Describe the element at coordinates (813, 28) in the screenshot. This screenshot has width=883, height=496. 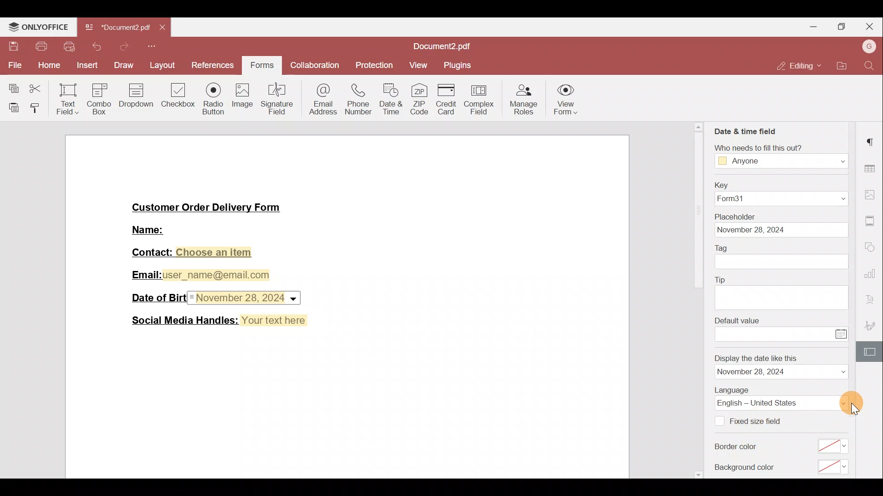
I see `Minimise` at that location.